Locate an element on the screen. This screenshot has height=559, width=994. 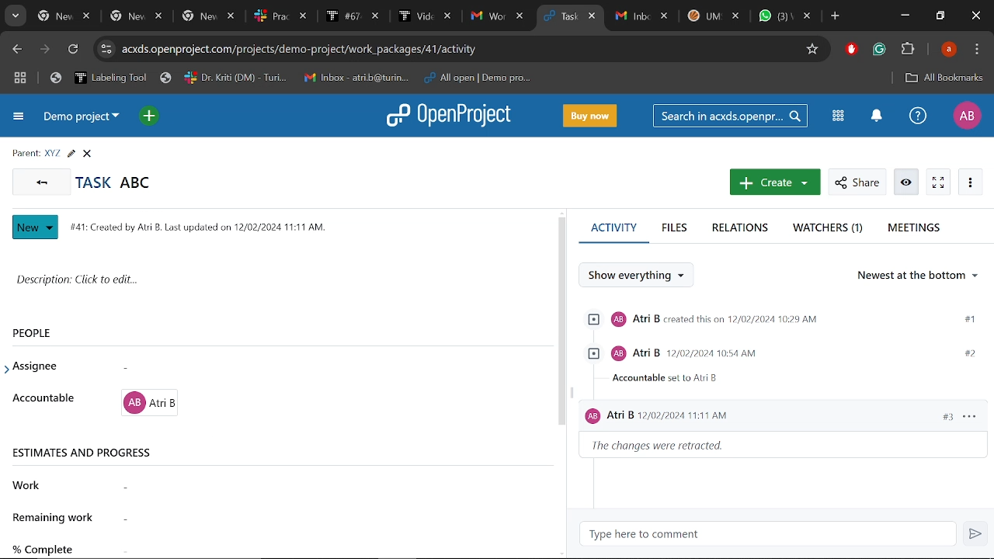
Work is located at coordinates (34, 485).